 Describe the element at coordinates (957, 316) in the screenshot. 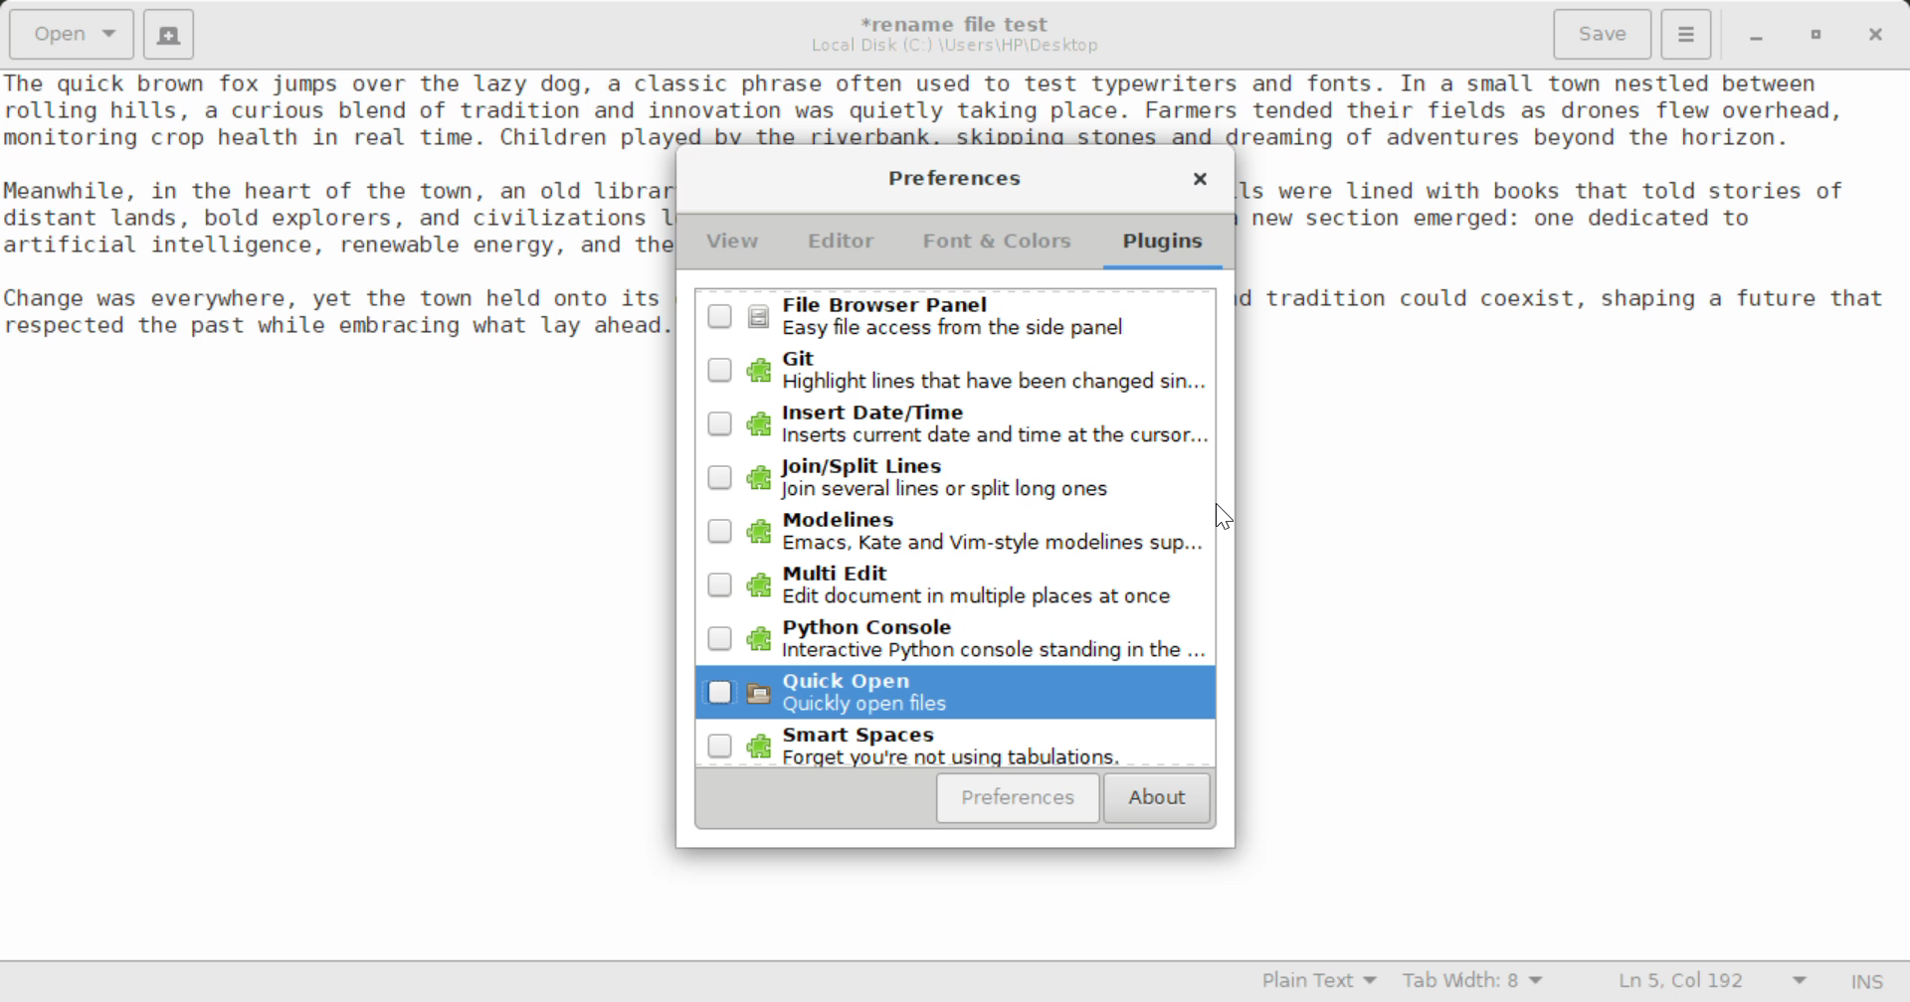

I see `Unselected File Browser Panel ` at that location.